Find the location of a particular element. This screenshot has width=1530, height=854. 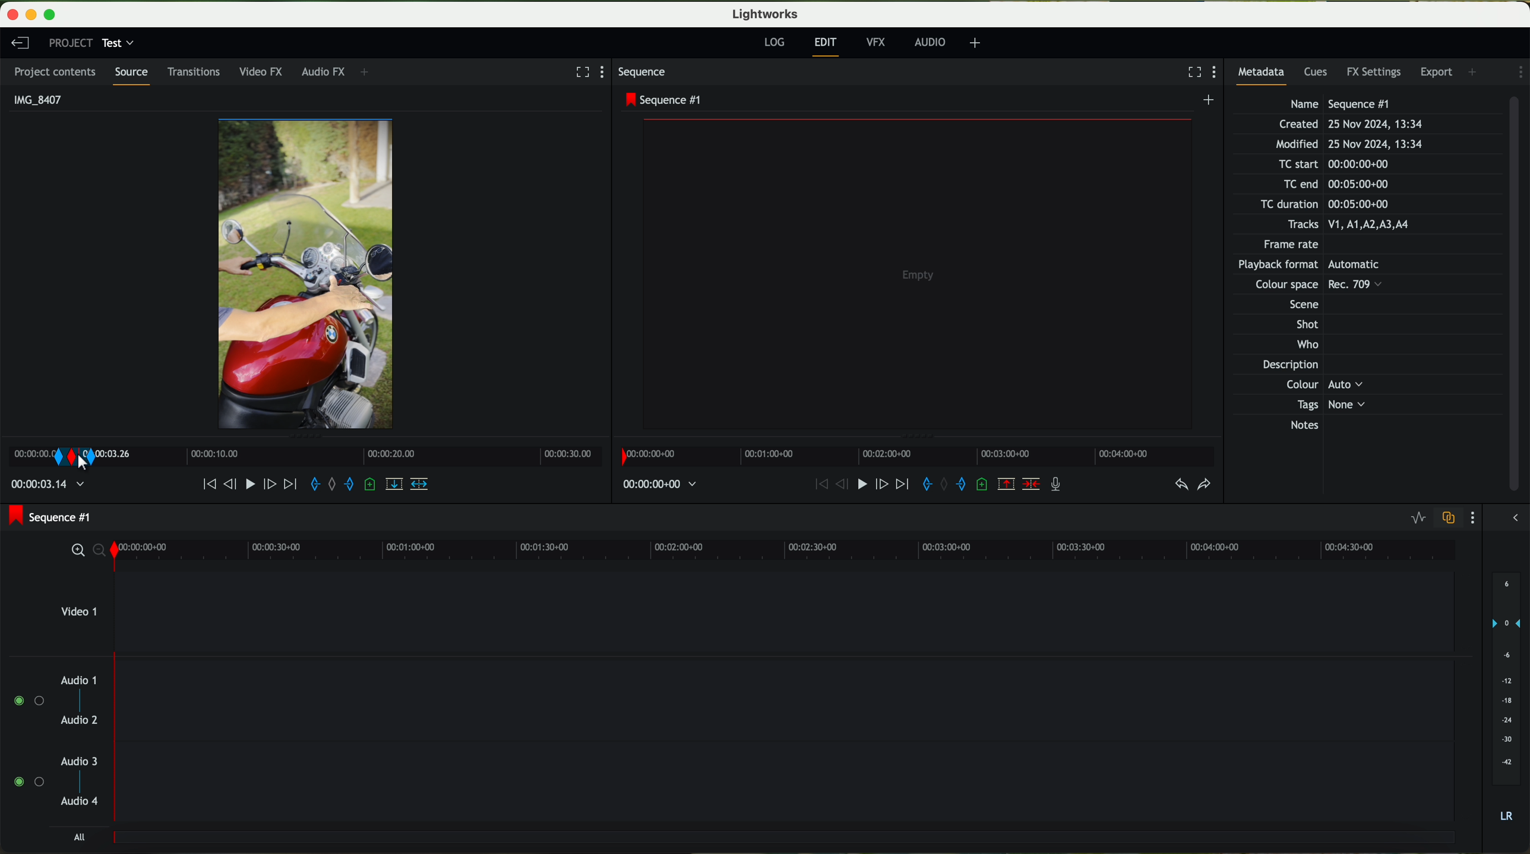

add an in mark is located at coordinates (922, 485).